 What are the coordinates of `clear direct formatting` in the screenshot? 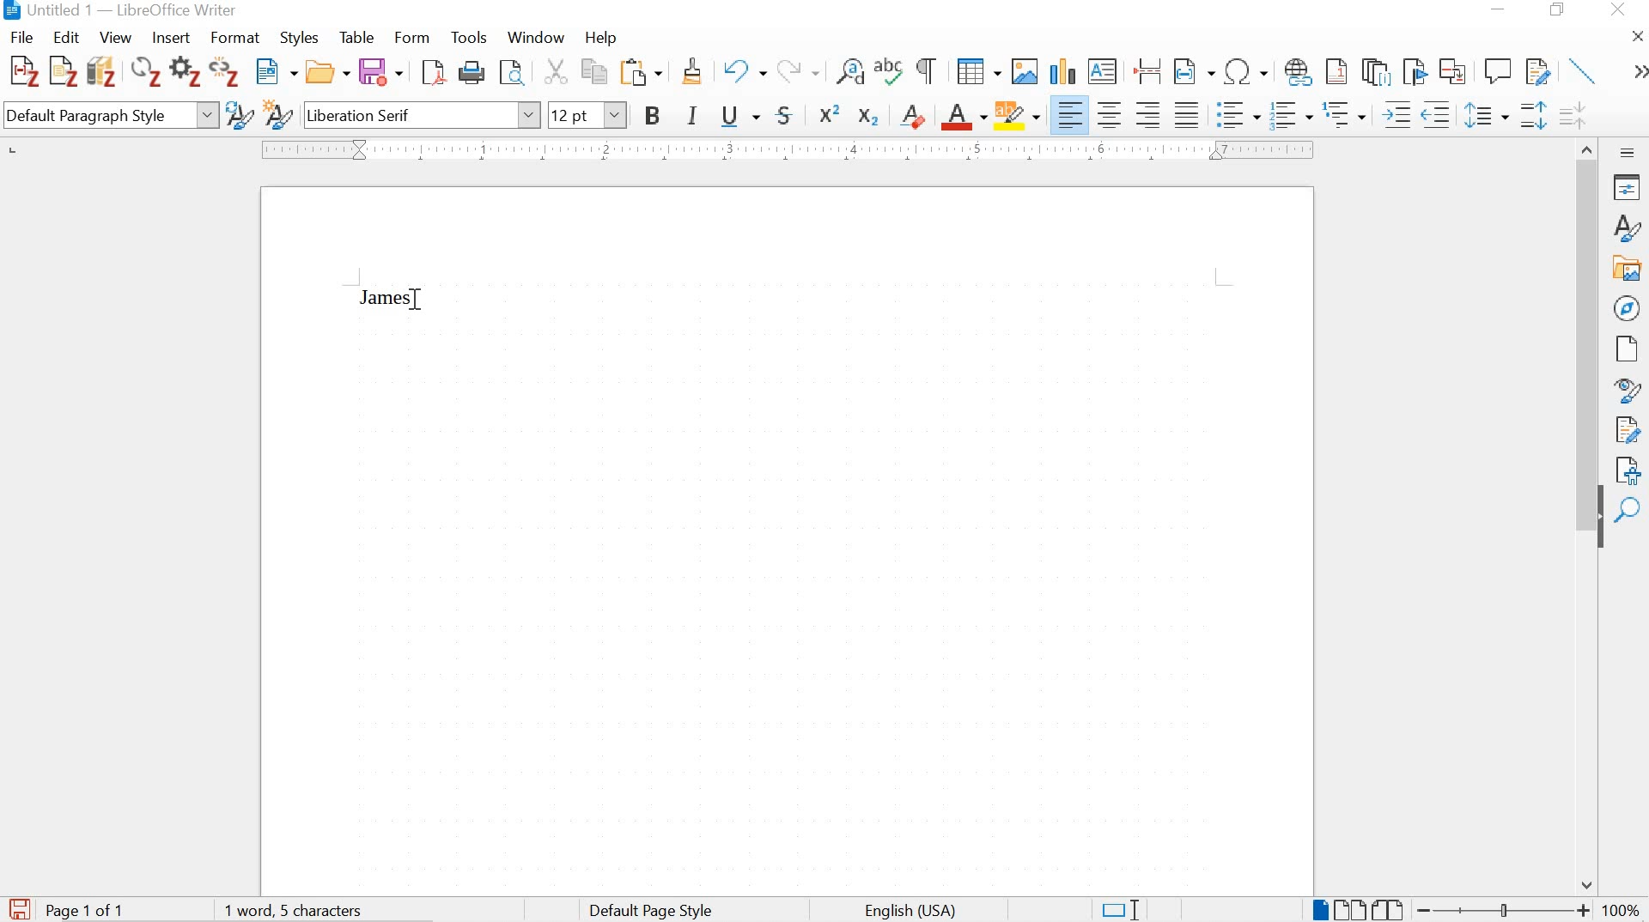 It's located at (914, 114).